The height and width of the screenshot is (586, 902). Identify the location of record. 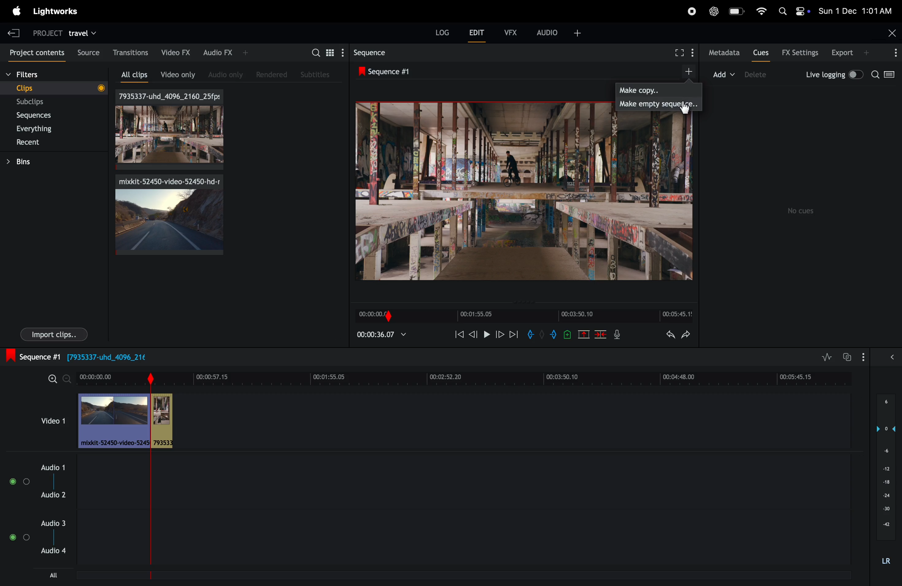
(690, 12).